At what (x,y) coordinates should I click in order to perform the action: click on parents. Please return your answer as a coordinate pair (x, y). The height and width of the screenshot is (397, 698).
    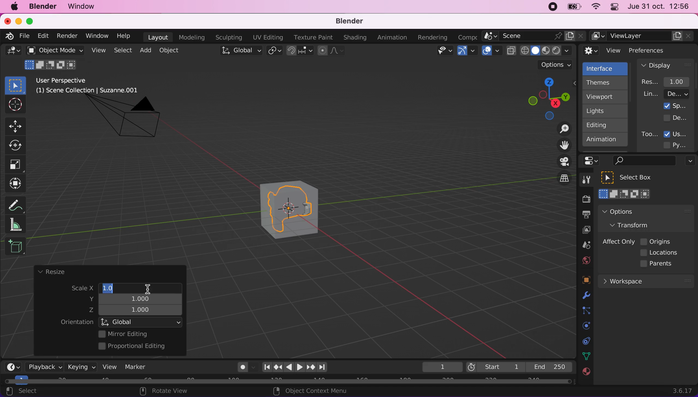
    Looking at the image, I should click on (659, 264).